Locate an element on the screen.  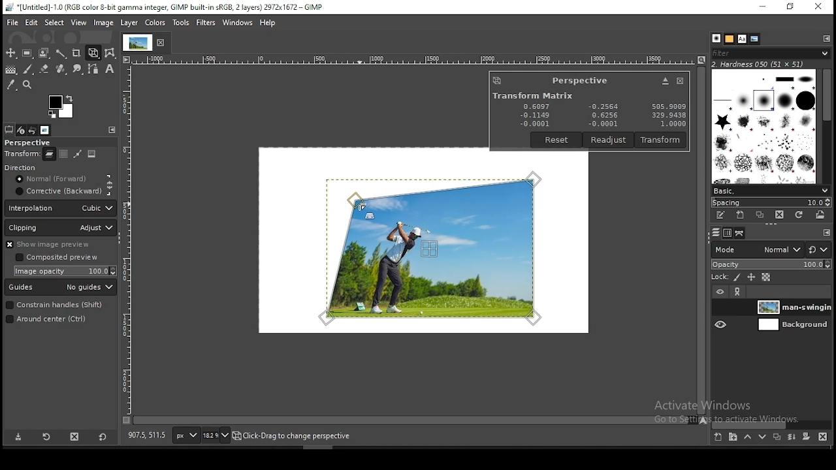
constraint handles (shift) is located at coordinates (55, 305).